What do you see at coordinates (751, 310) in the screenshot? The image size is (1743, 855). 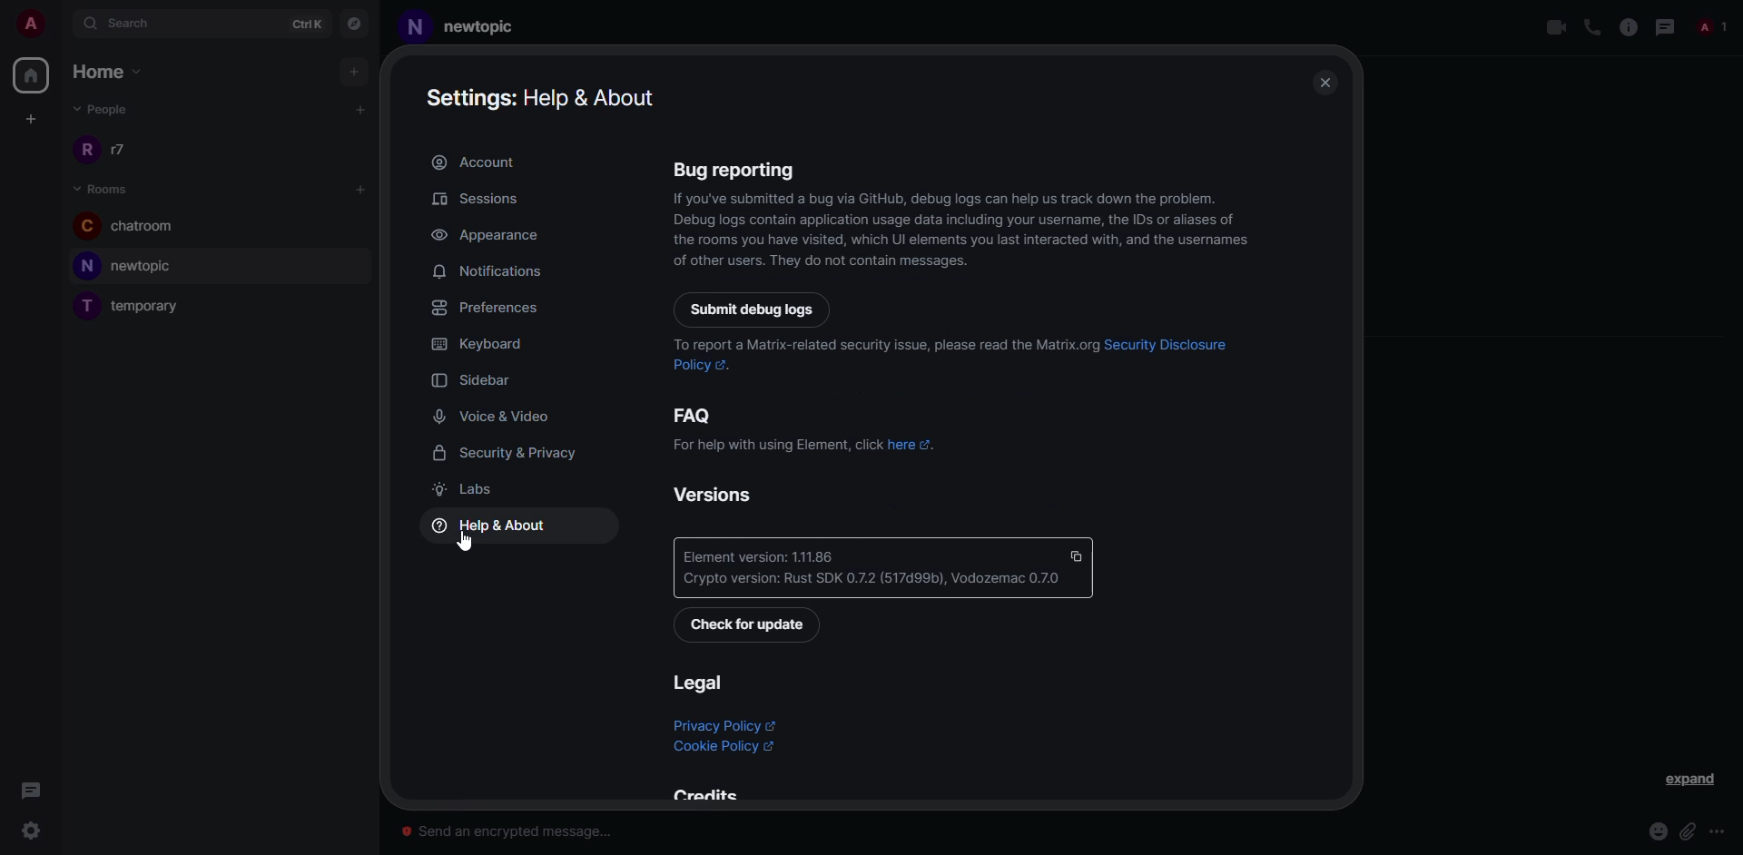 I see `submit debug logs` at bounding box center [751, 310].